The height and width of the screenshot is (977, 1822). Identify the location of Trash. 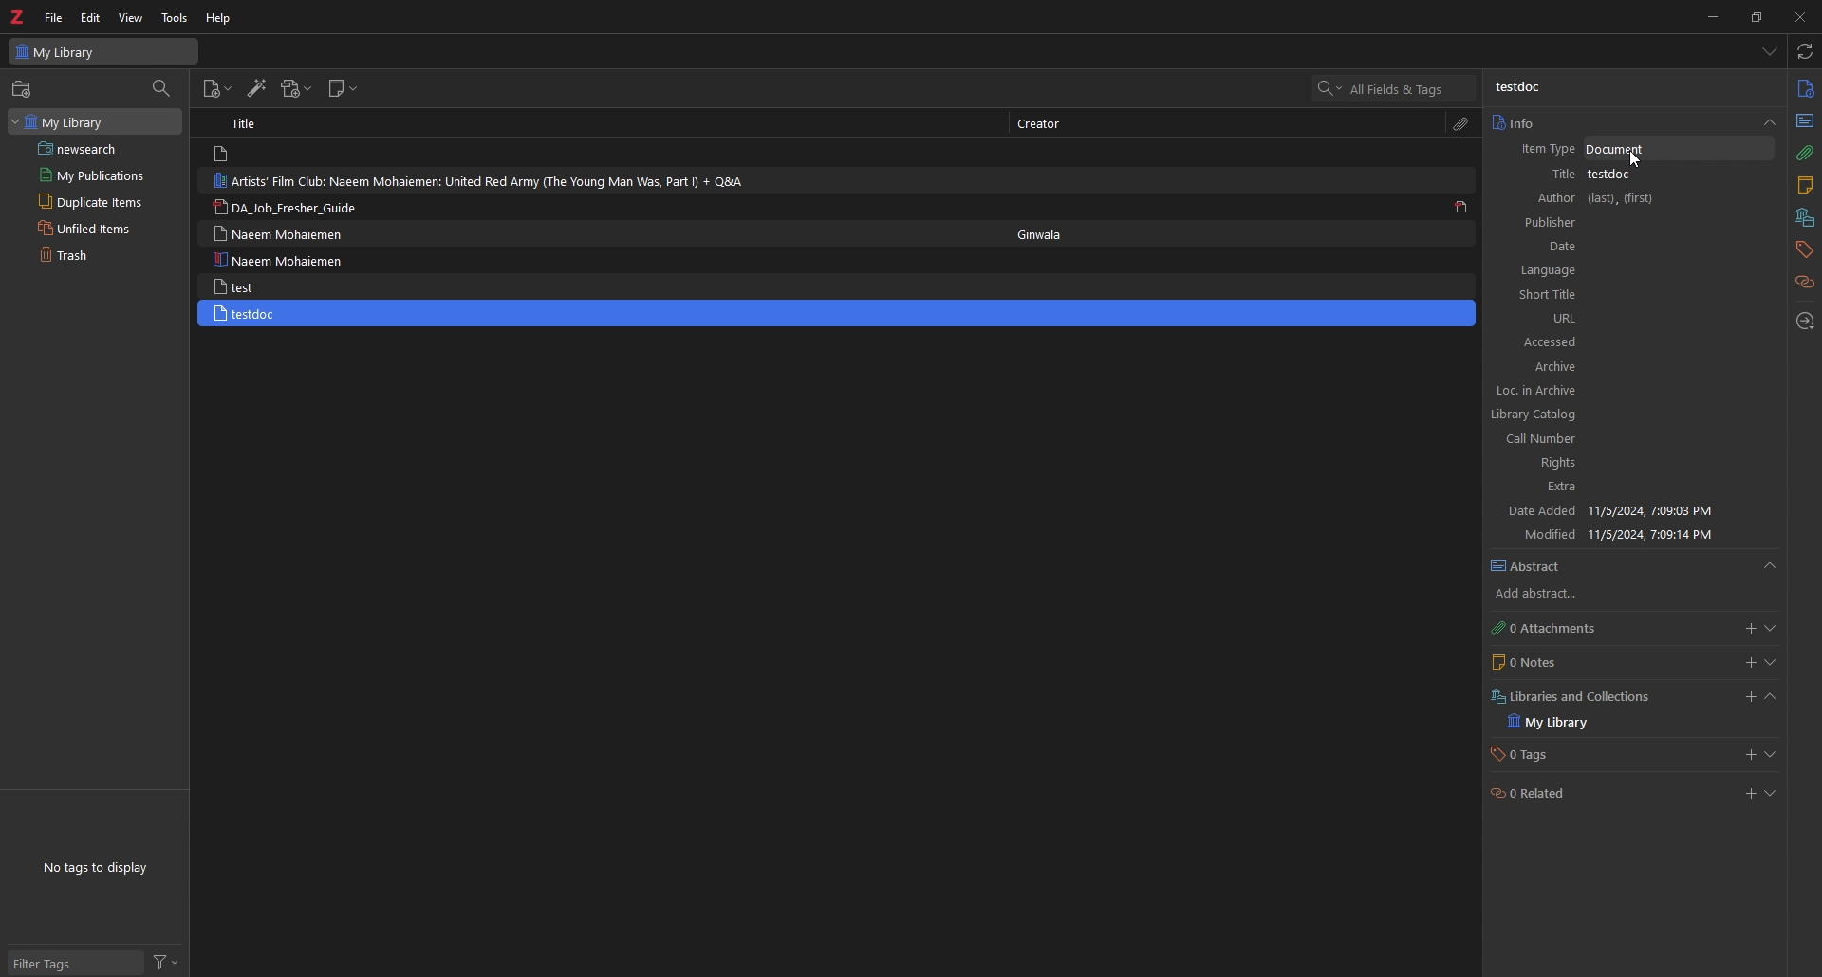
(93, 255).